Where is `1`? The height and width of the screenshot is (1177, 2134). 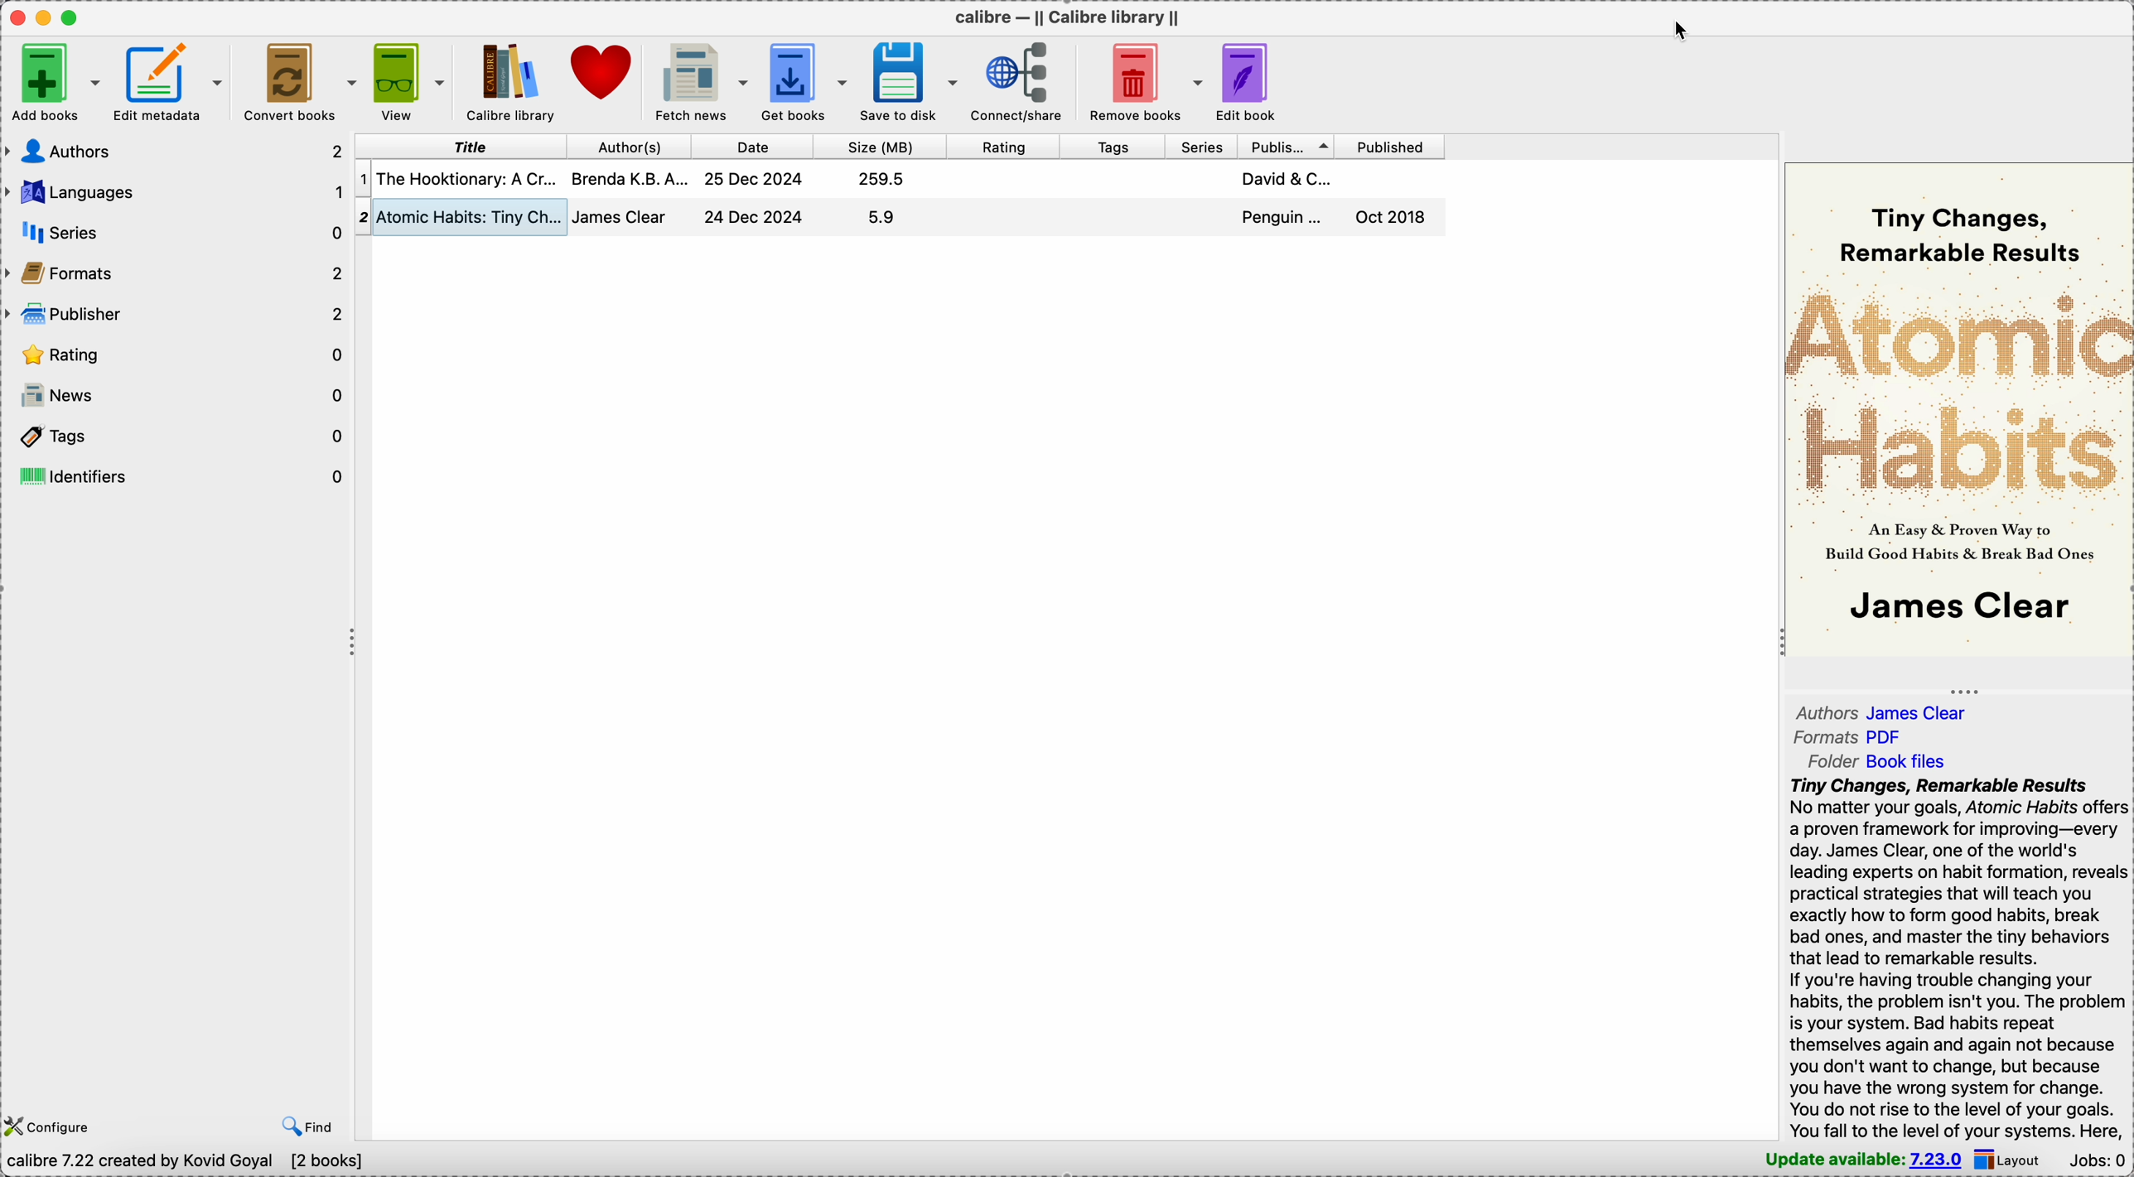
1 is located at coordinates (365, 181).